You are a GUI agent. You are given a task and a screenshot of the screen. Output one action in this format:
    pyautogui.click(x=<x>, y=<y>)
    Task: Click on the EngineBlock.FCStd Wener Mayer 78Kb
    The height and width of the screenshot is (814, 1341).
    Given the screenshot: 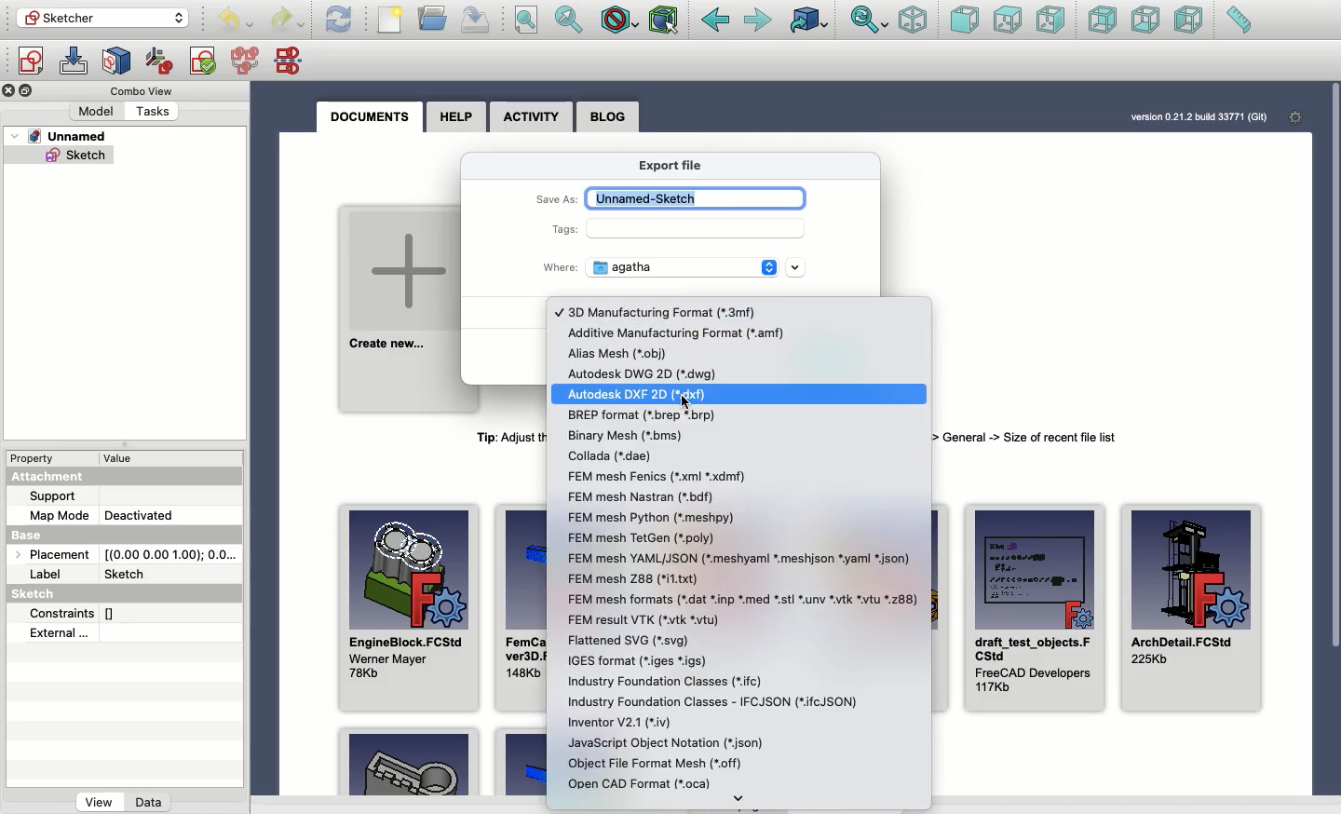 What is the action you would take?
    pyautogui.click(x=411, y=608)
    